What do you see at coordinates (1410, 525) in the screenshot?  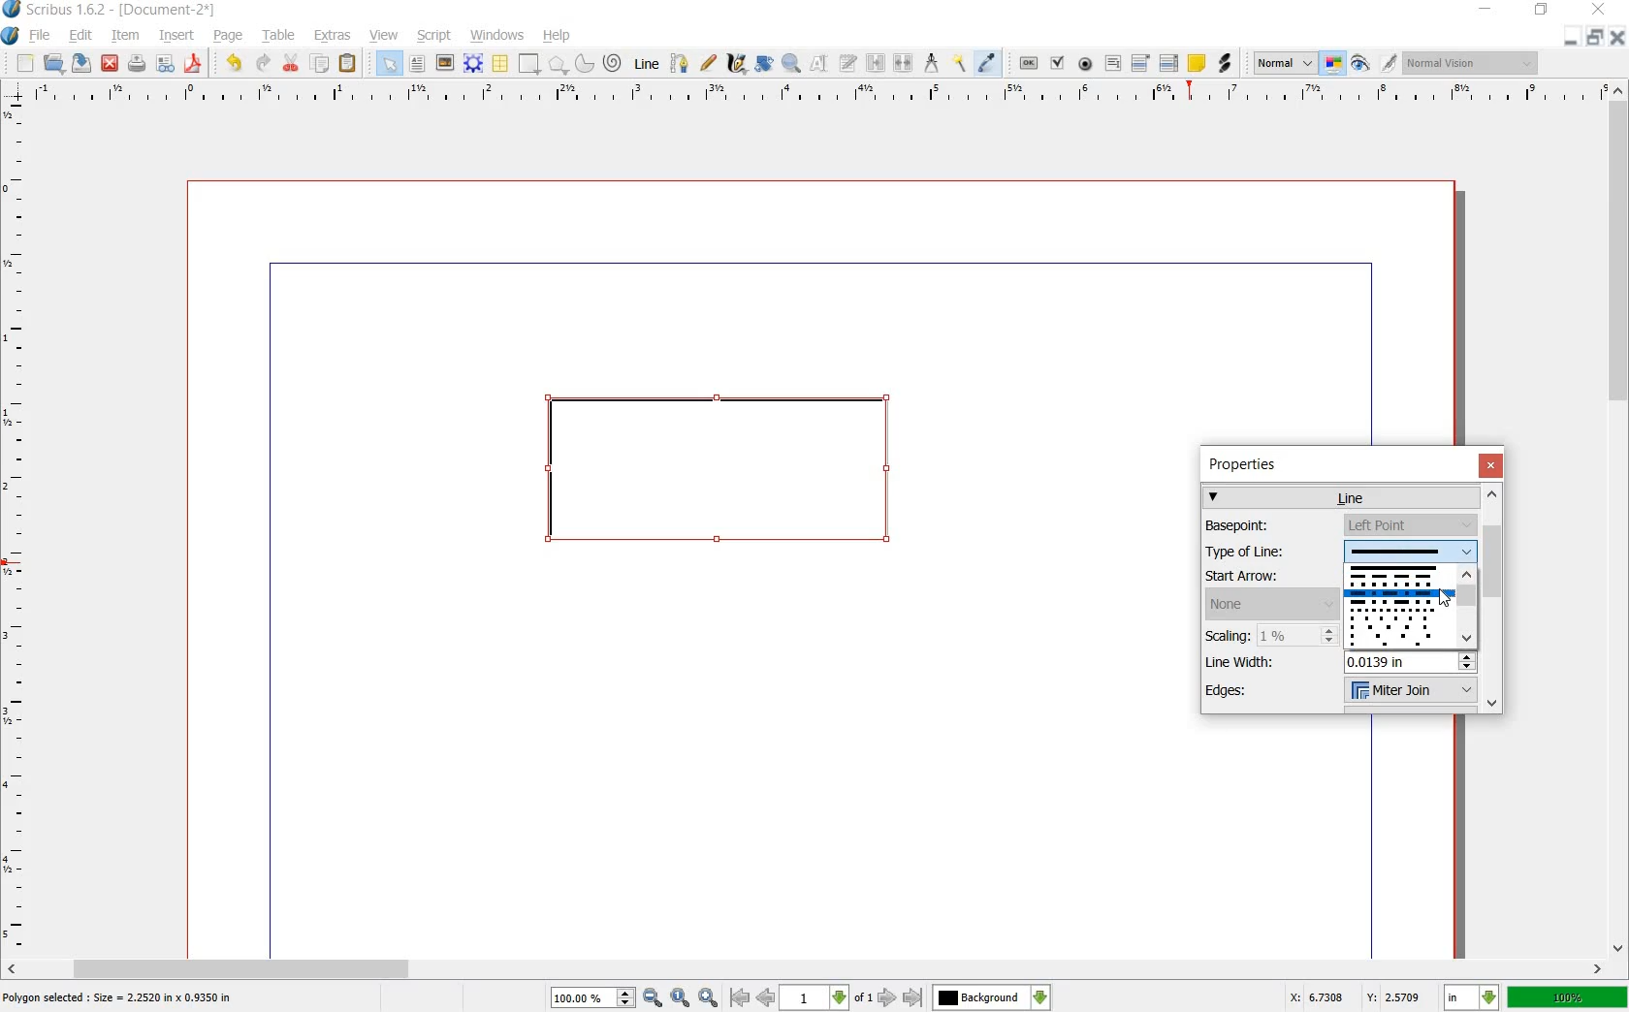 I see `basepoint` at bounding box center [1410, 525].